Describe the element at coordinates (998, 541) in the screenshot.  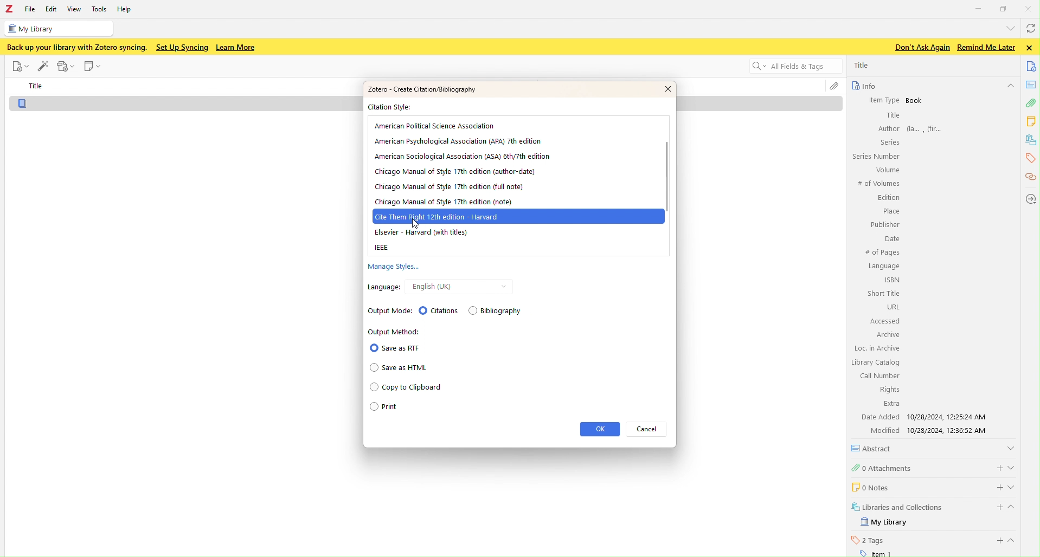
I see `add` at that location.